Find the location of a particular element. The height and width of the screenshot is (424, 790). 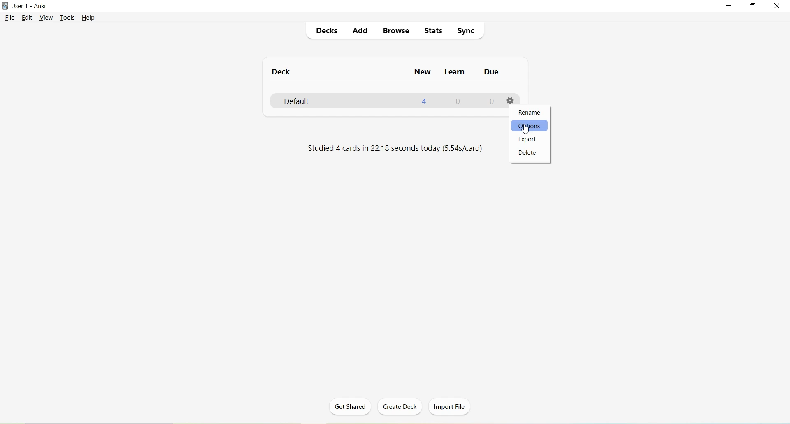

View is located at coordinates (48, 17).